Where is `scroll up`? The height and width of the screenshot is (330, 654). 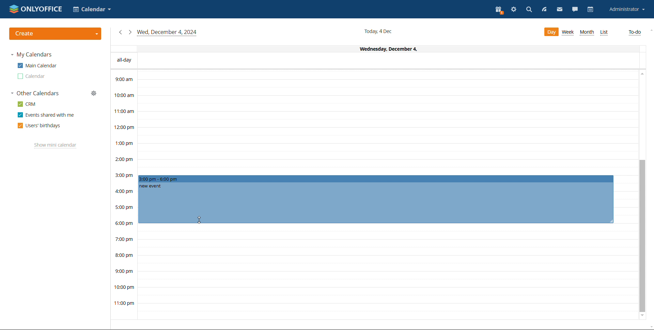 scroll up is located at coordinates (641, 75).